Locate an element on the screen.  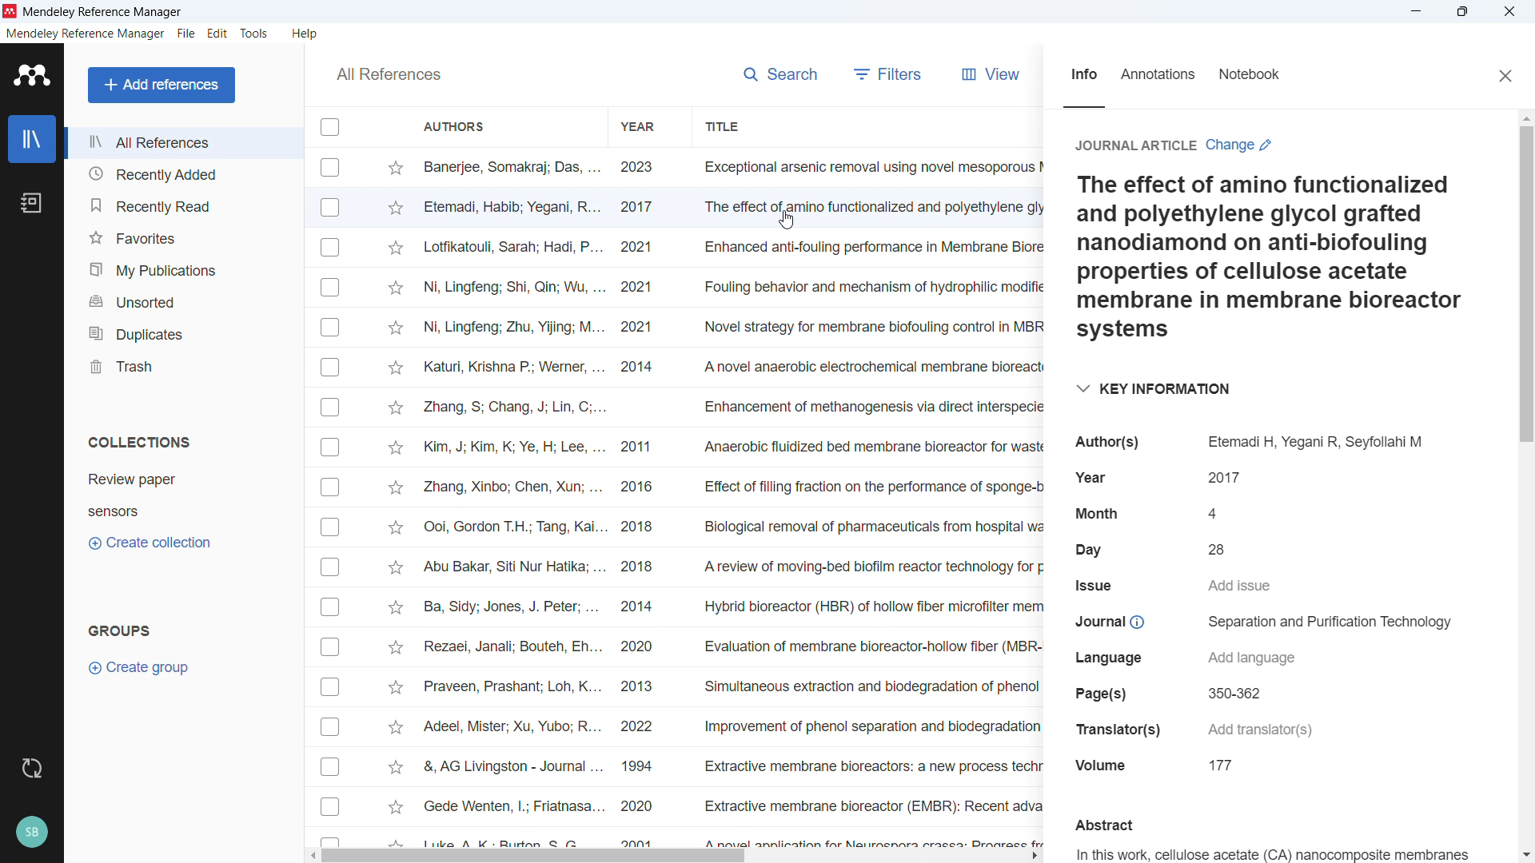
Cursor  is located at coordinates (788, 220).